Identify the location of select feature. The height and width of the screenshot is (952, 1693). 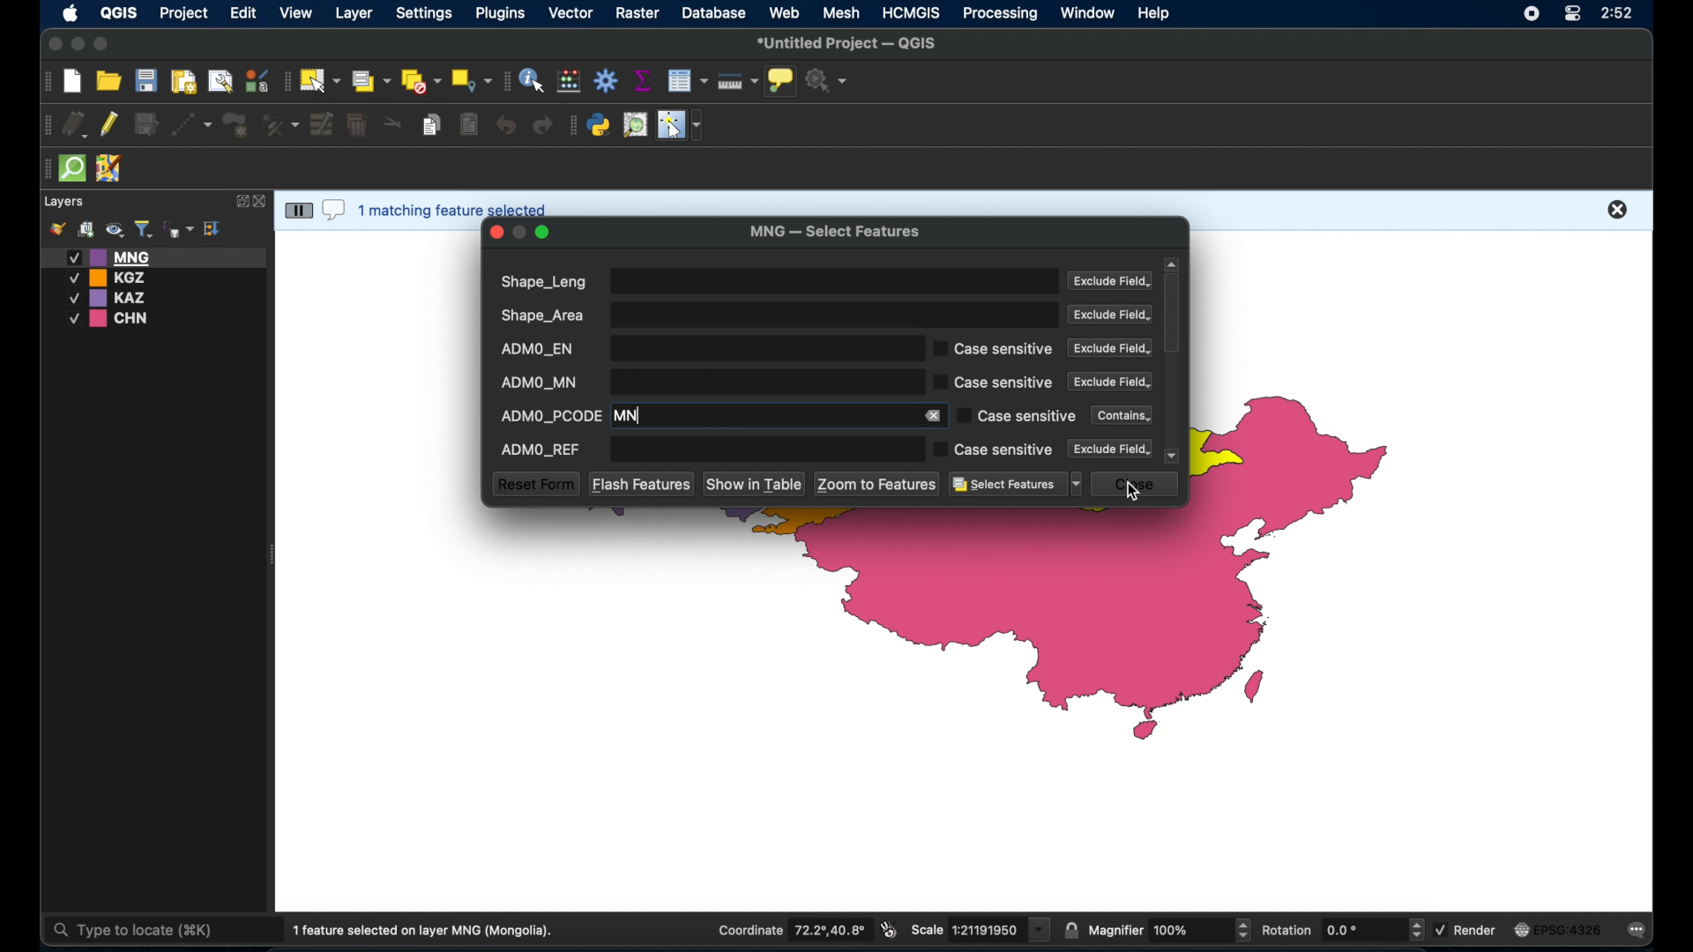
(297, 210).